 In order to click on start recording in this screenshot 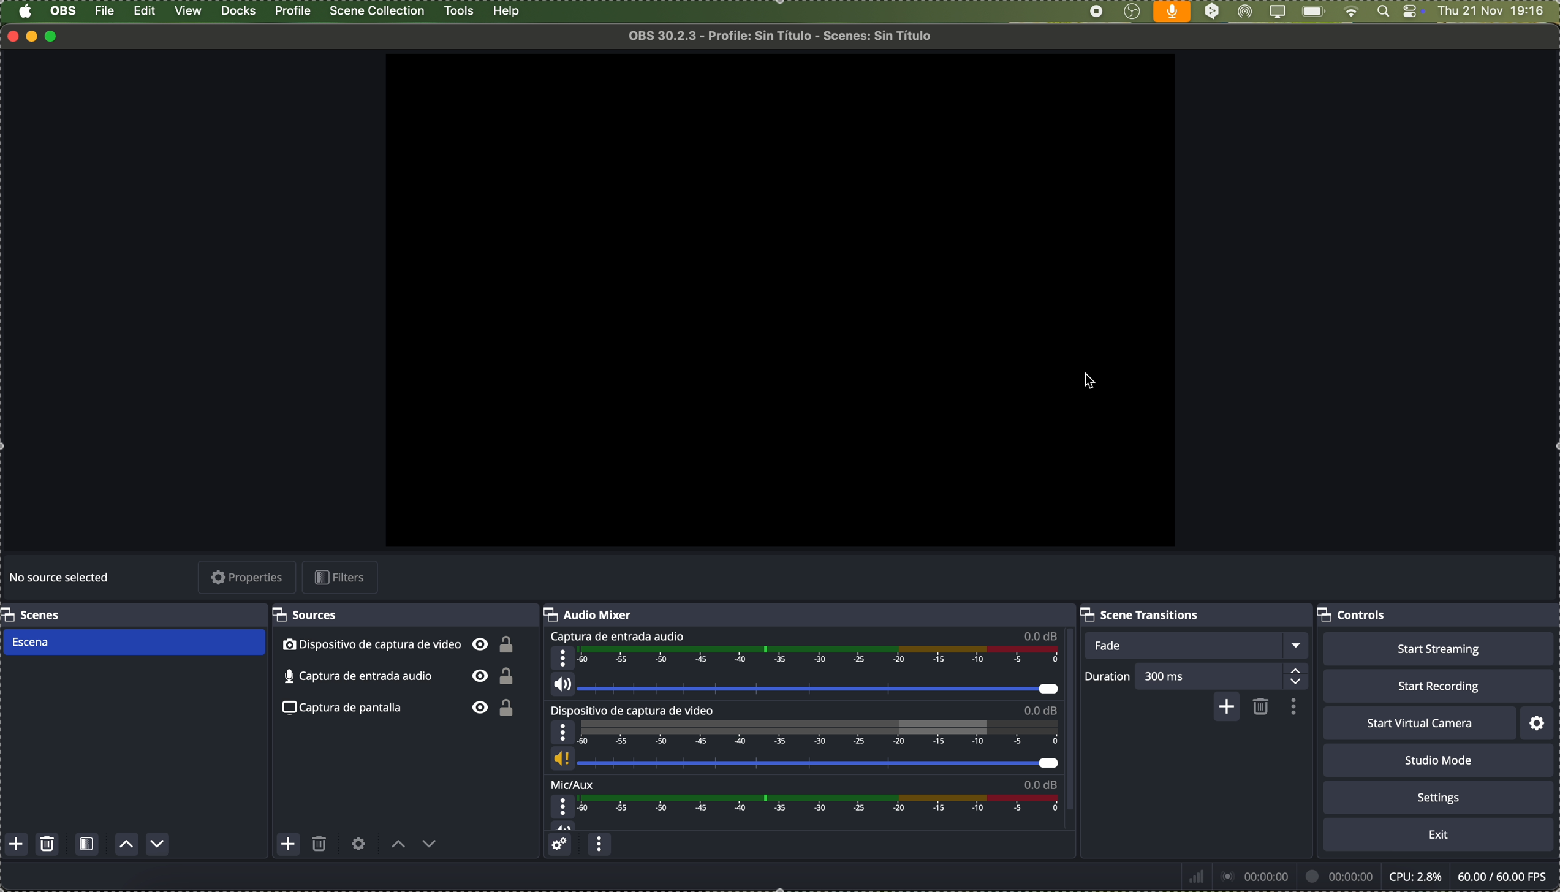, I will do `click(1437, 686)`.